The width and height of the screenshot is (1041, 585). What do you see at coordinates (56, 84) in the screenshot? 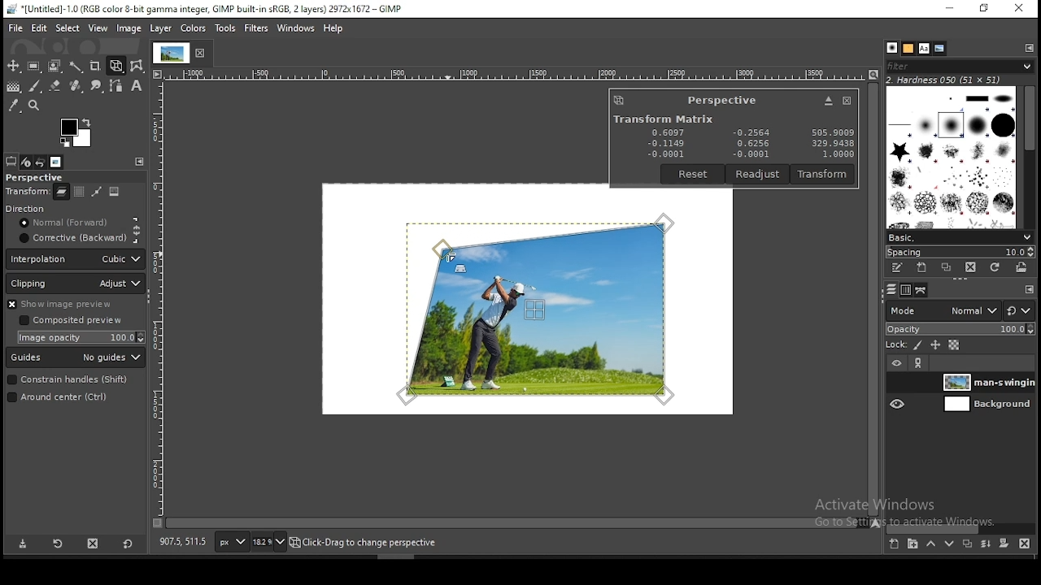
I see `eraser tool` at bounding box center [56, 84].